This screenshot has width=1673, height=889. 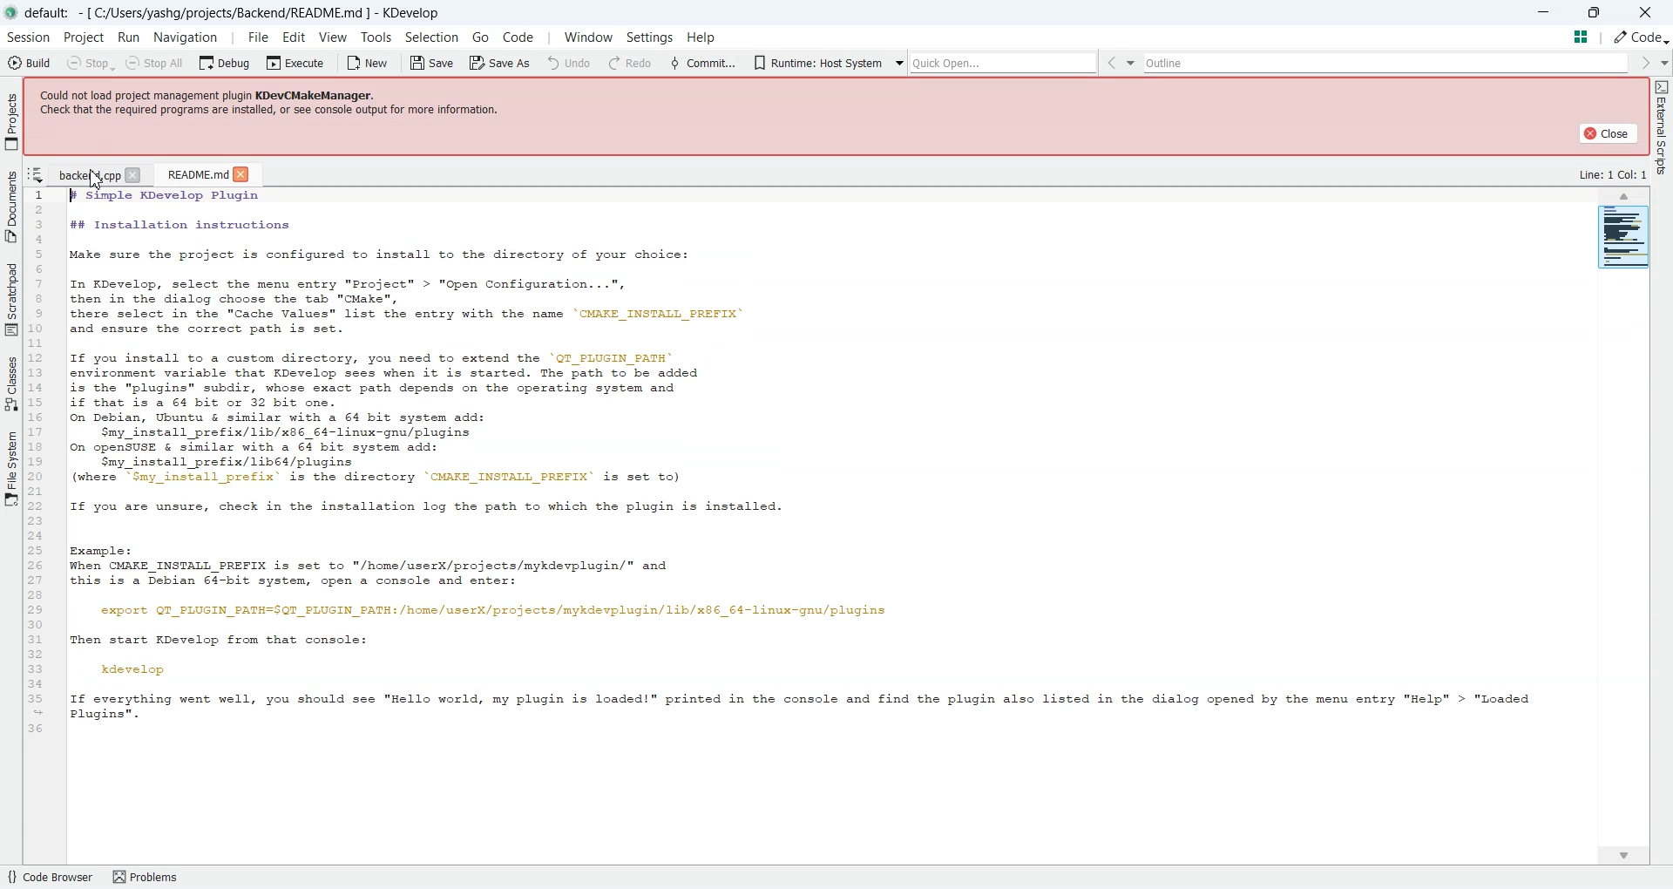 What do you see at coordinates (12, 121) in the screenshot?
I see `Projects` at bounding box center [12, 121].